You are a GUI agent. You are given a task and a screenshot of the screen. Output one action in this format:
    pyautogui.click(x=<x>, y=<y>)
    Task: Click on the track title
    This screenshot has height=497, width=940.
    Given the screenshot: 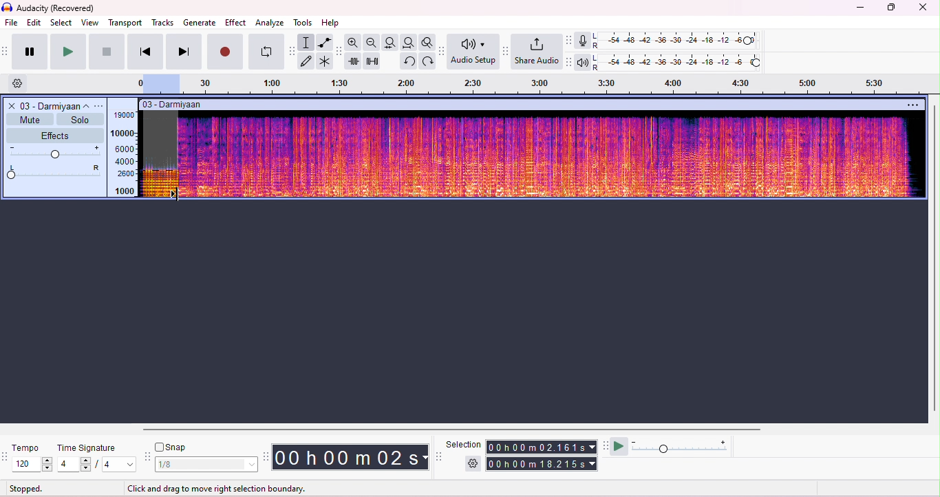 What is the action you would take?
    pyautogui.click(x=215, y=105)
    